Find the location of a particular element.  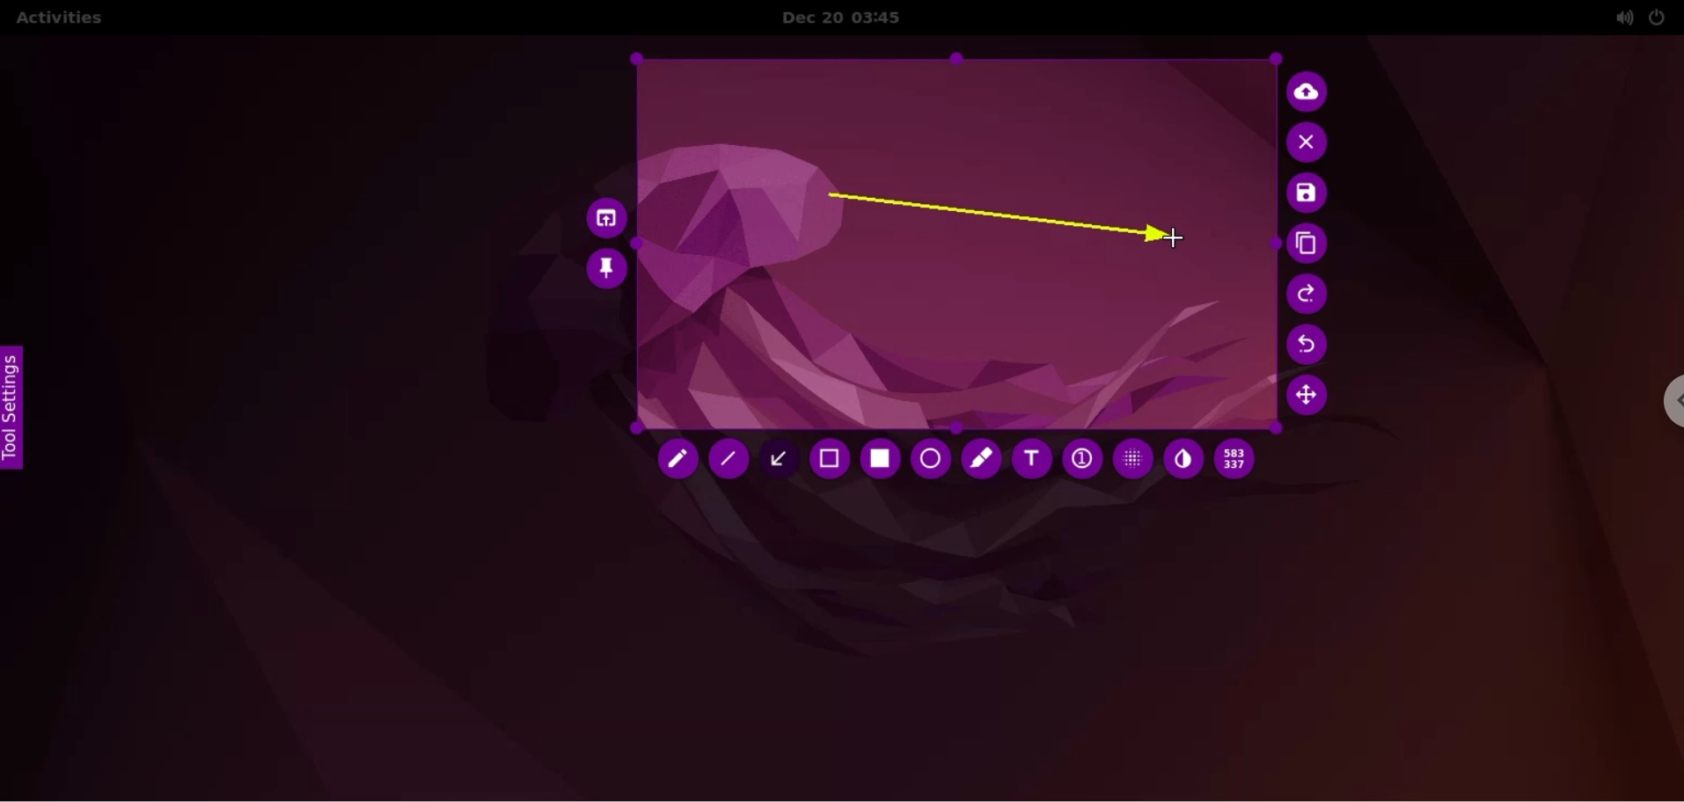

save is located at coordinates (1307, 194).